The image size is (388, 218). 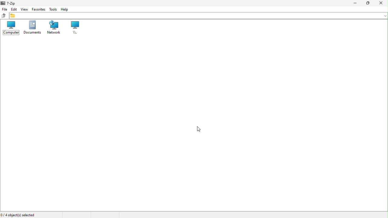 I want to click on Computer, so click(x=9, y=29).